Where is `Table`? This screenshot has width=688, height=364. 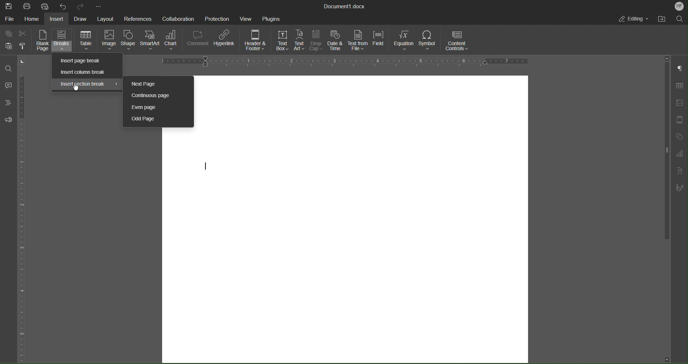
Table is located at coordinates (85, 41).